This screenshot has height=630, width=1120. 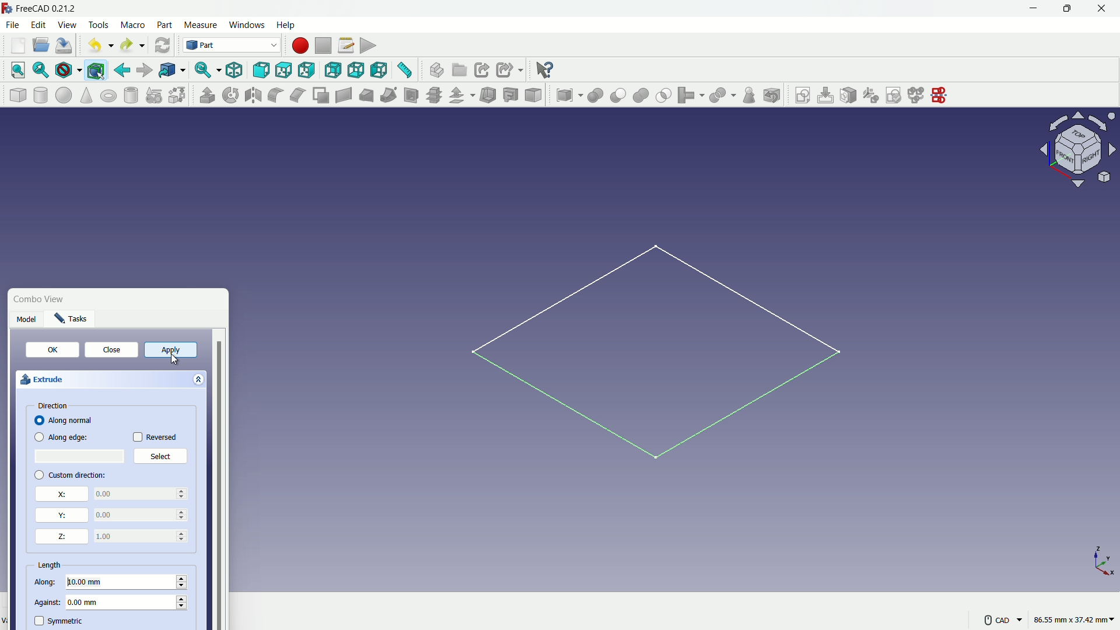 I want to click on custom direction, so click(x=78, y=476).